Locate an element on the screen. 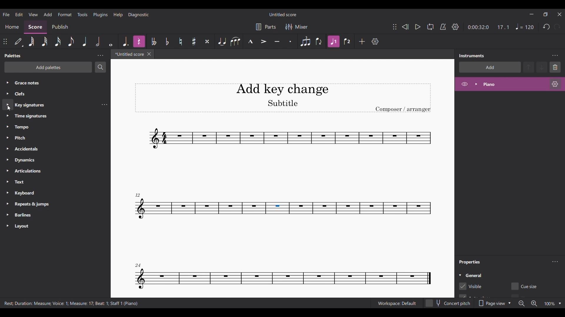 This screenshot has height=317, width=565. Add instrument is located at coordinates (490, 67).